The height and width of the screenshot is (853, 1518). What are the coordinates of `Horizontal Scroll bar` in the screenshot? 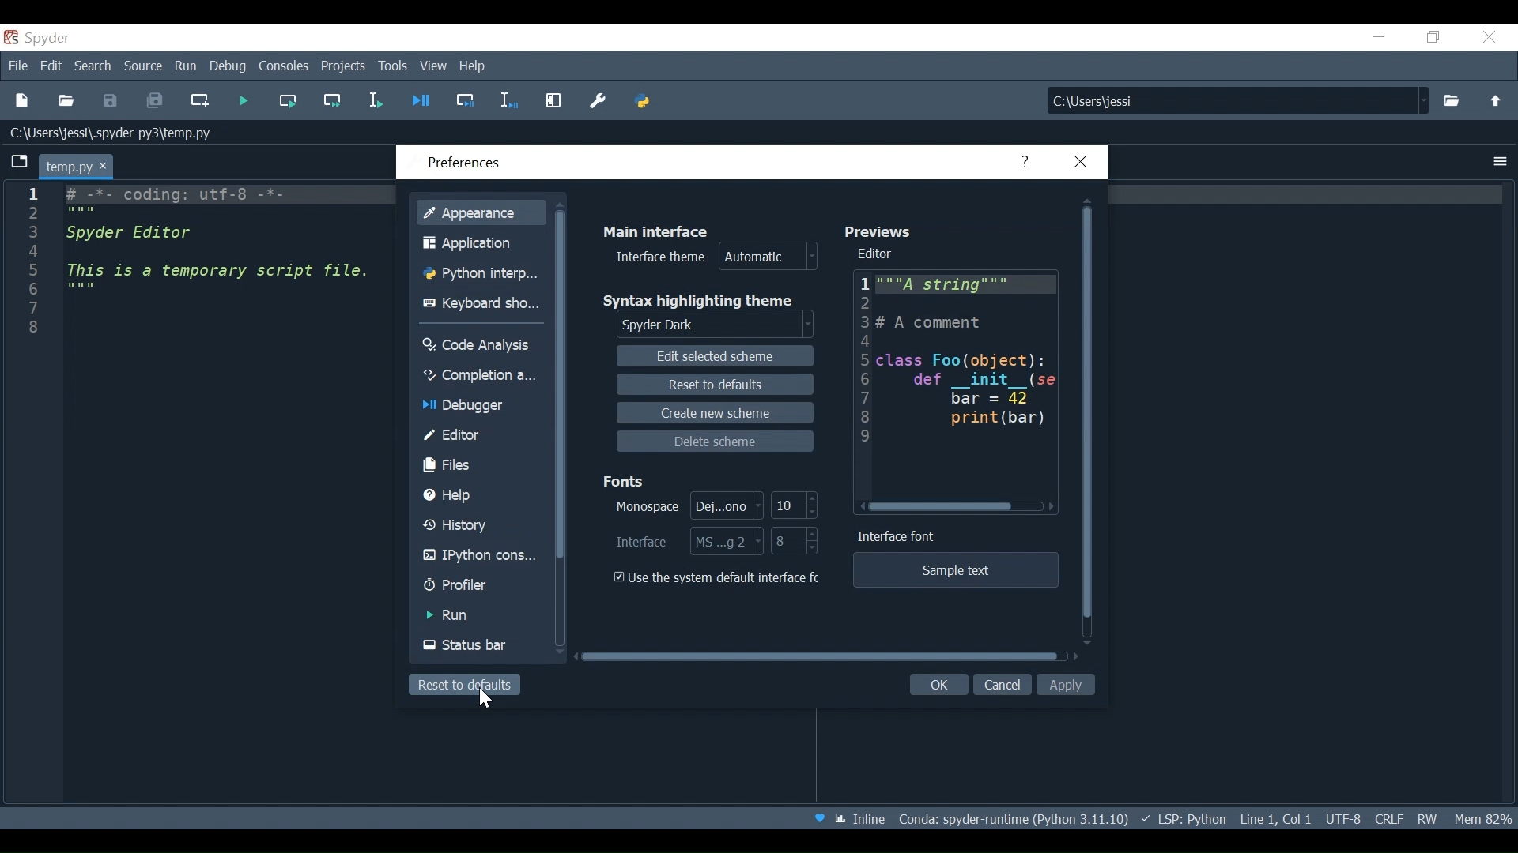 It's located at (943, 507).